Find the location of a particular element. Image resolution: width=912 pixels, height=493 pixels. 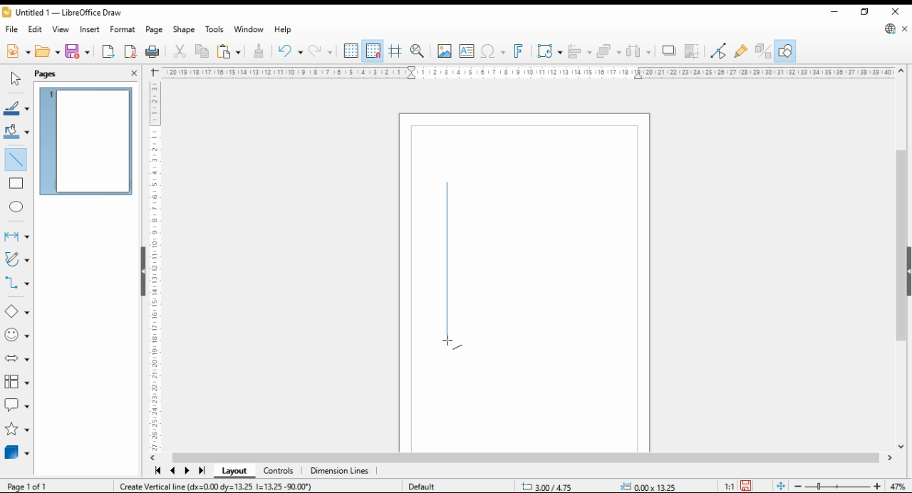

insert fontwork text is located at coordinates (519, 51).